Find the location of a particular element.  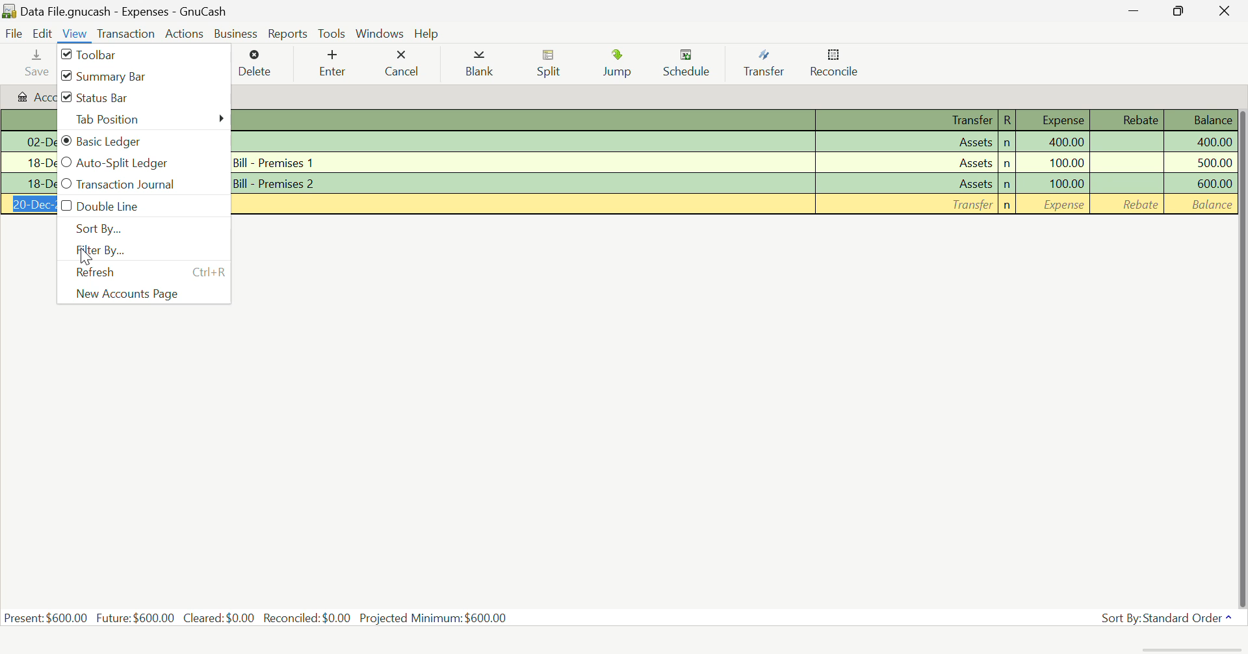

Blank is located at coordinates (480, 65).